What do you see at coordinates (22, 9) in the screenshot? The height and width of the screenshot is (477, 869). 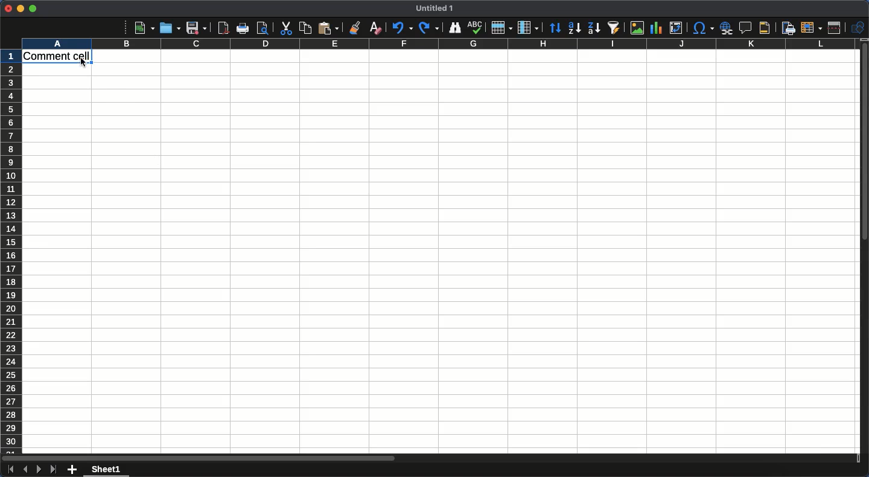 I see `Minimize` at bounding box center [22, 9].